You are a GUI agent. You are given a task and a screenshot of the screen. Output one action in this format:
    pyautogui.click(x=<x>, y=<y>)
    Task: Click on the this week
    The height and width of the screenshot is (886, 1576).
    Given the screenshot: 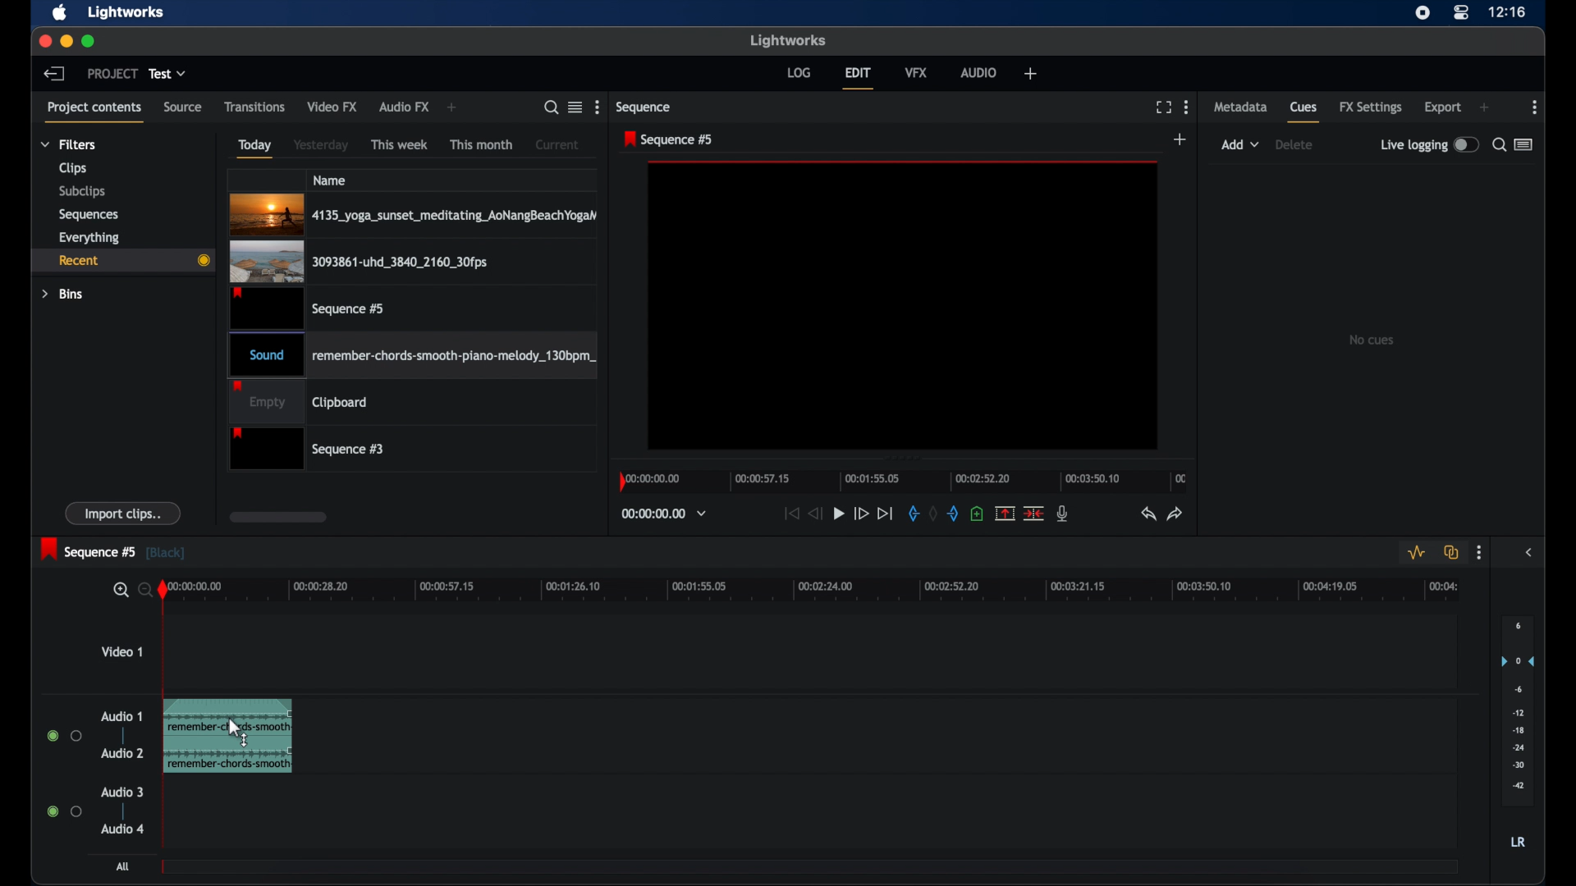 What is the action you would take?
    pyautogui.click(x=401, y=144)
    